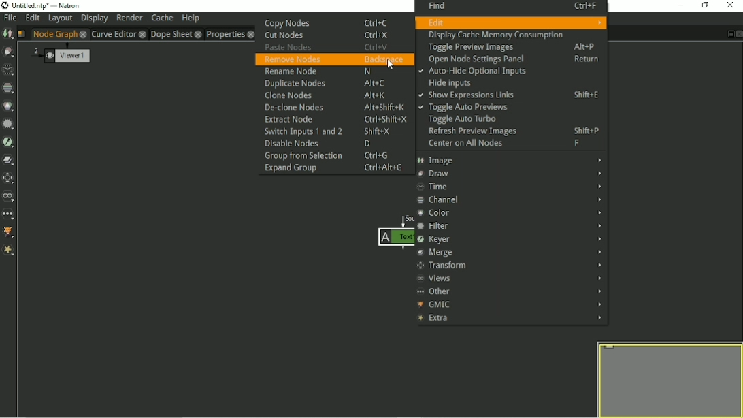 The height and width of the screenshot is (418, 743). What do you see at coordinates (334, 120) in the screenshot?
I see `Extract Node` at bounding box center [334, 120].